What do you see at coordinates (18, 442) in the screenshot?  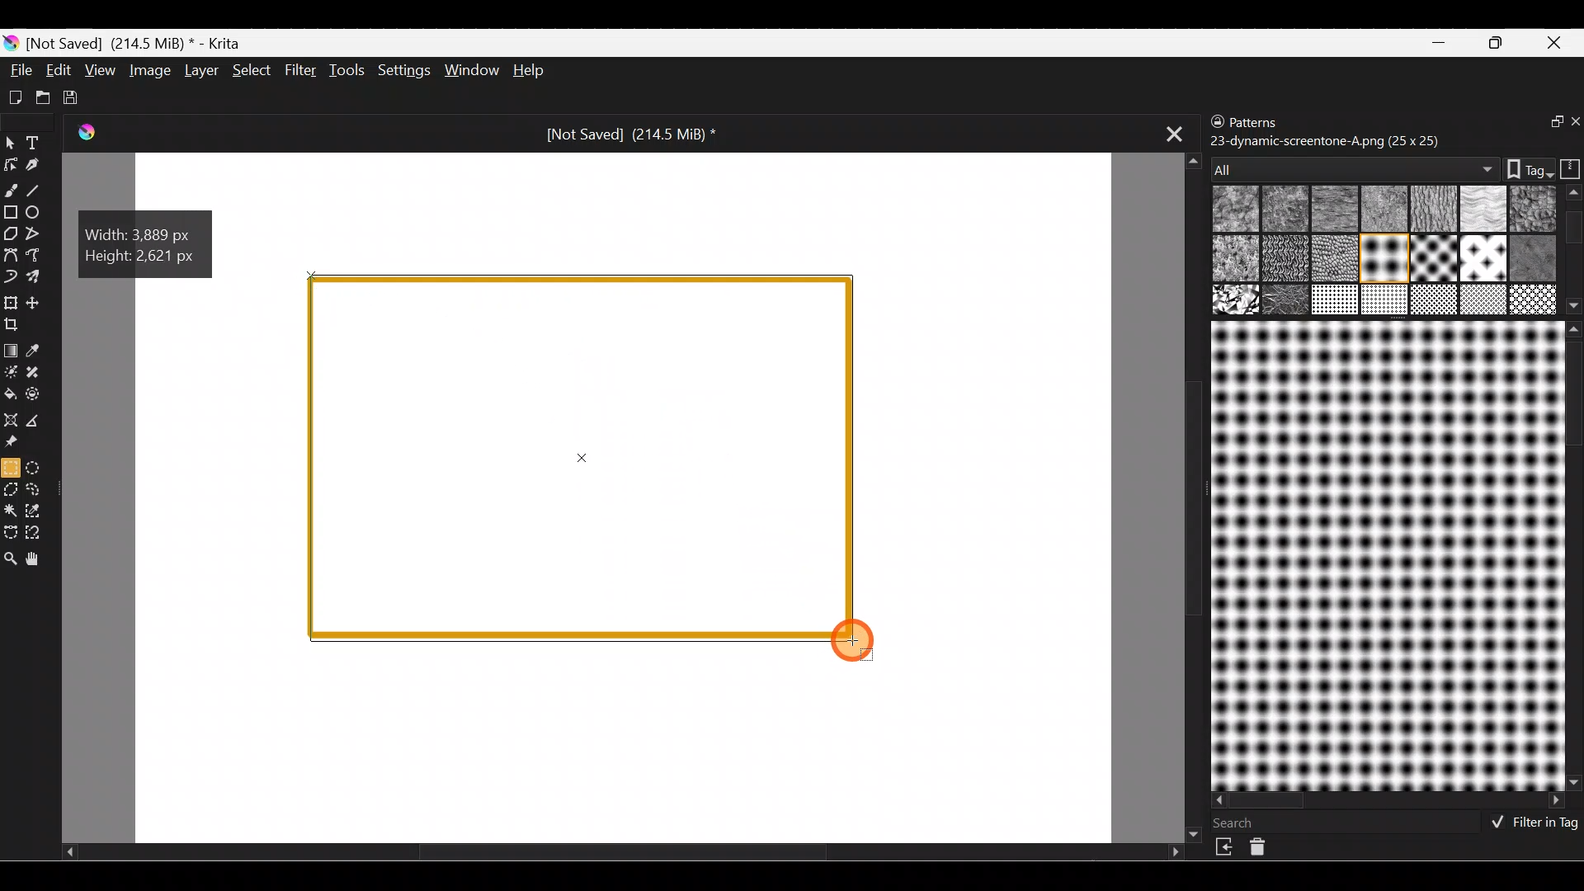 I see `Reference images tool` at bounding box center [18, 442].